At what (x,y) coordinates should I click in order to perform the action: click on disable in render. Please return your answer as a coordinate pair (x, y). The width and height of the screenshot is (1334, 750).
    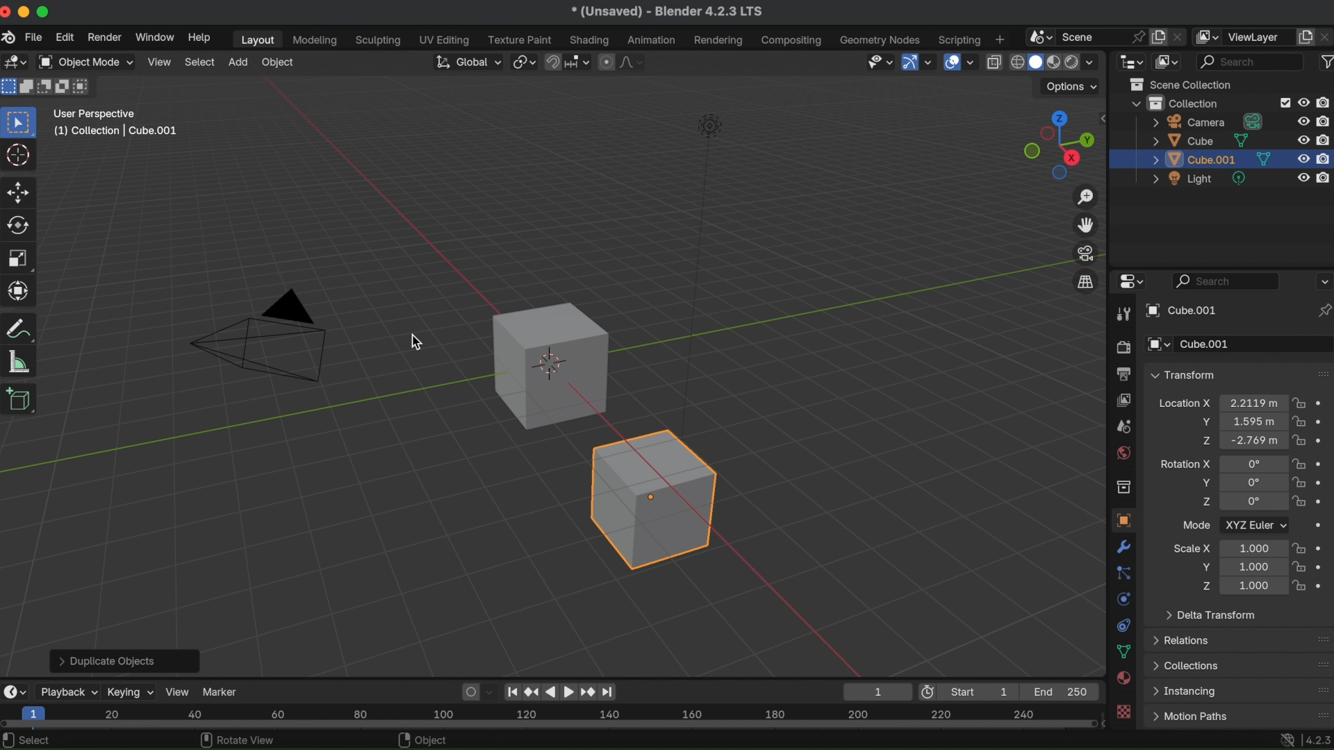
    Looking at the image, I should click on (1325, 102).